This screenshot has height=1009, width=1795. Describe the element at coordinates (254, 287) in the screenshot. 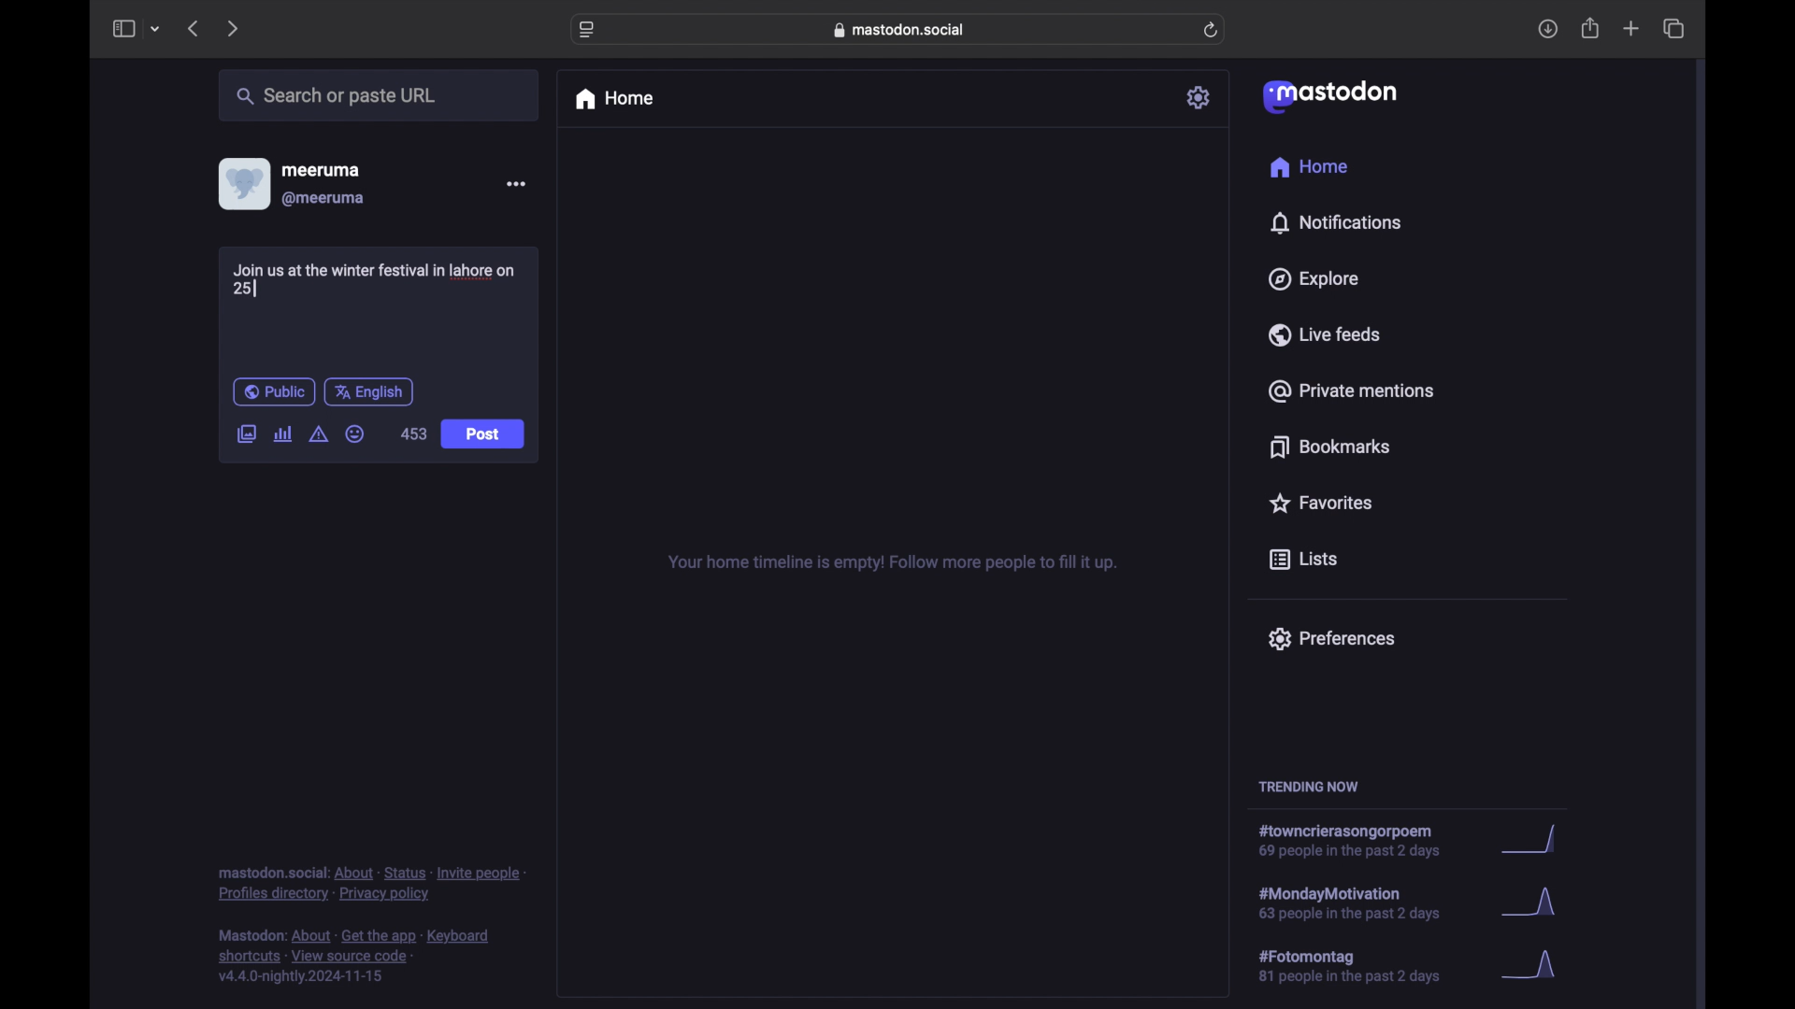

I see `text cursor` at that location.